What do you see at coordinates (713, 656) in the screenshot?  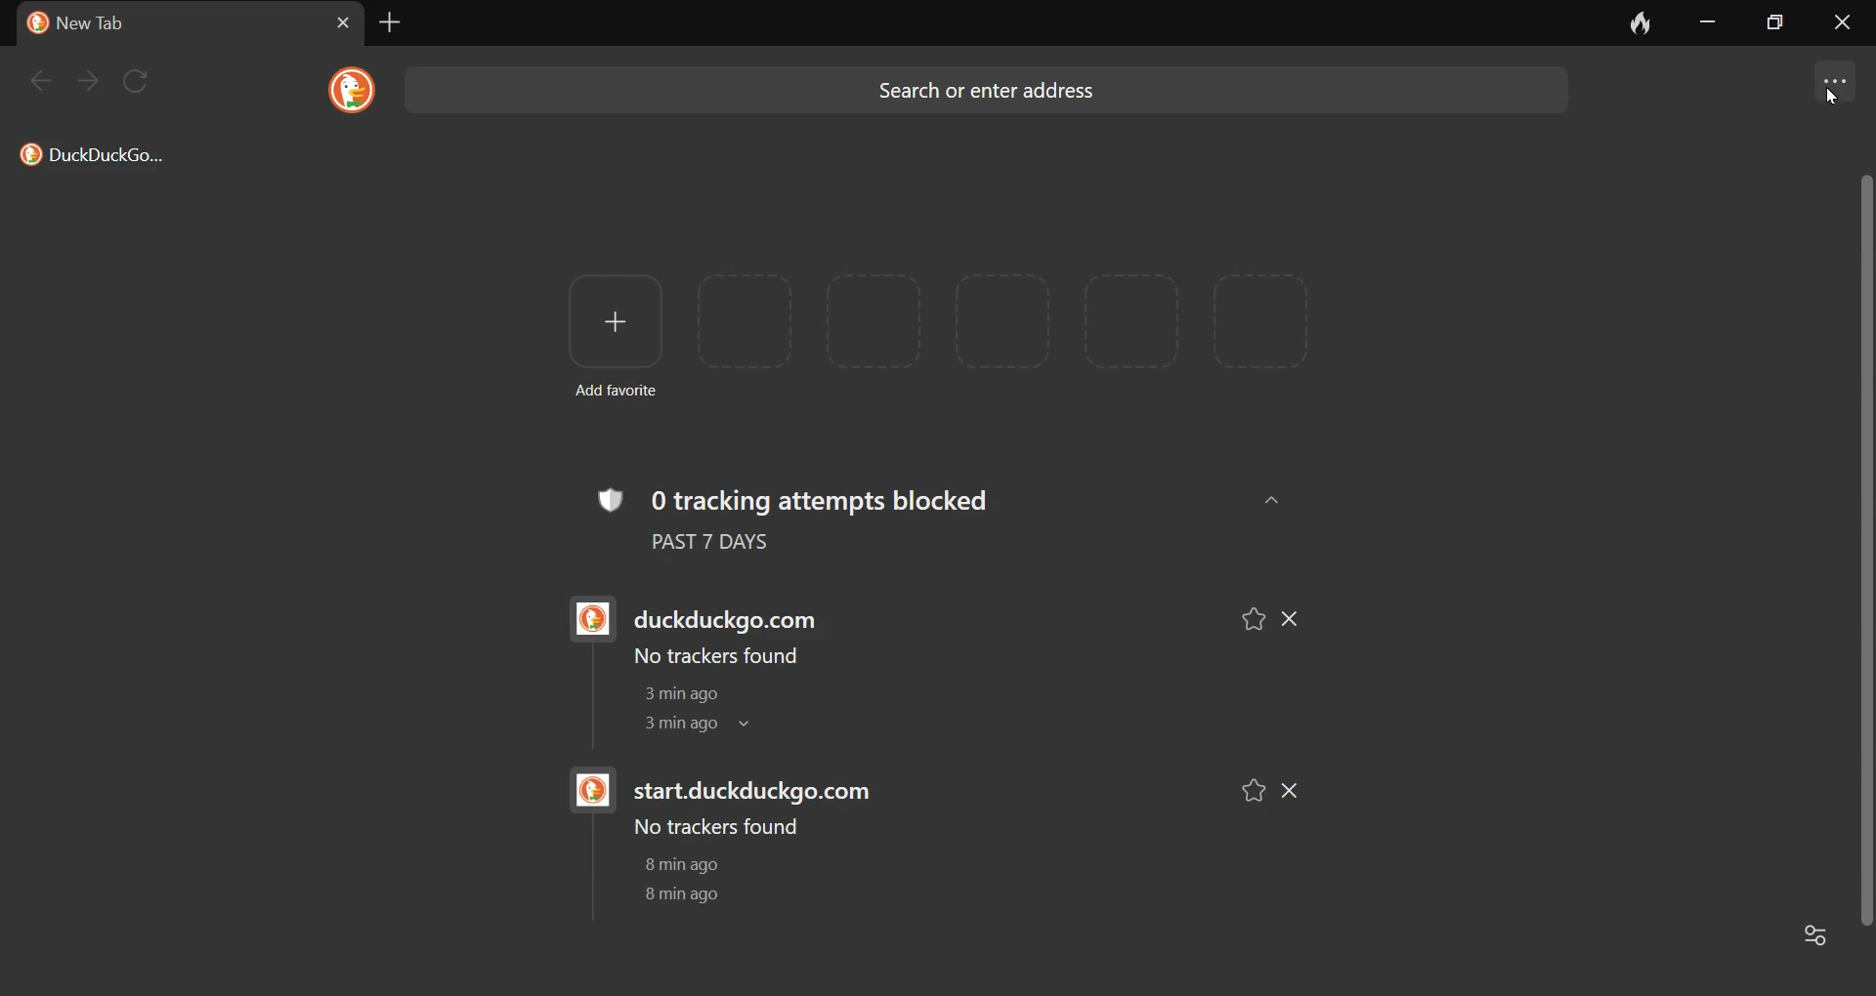 I see `No trackers found` at bounding box center [713, 656].